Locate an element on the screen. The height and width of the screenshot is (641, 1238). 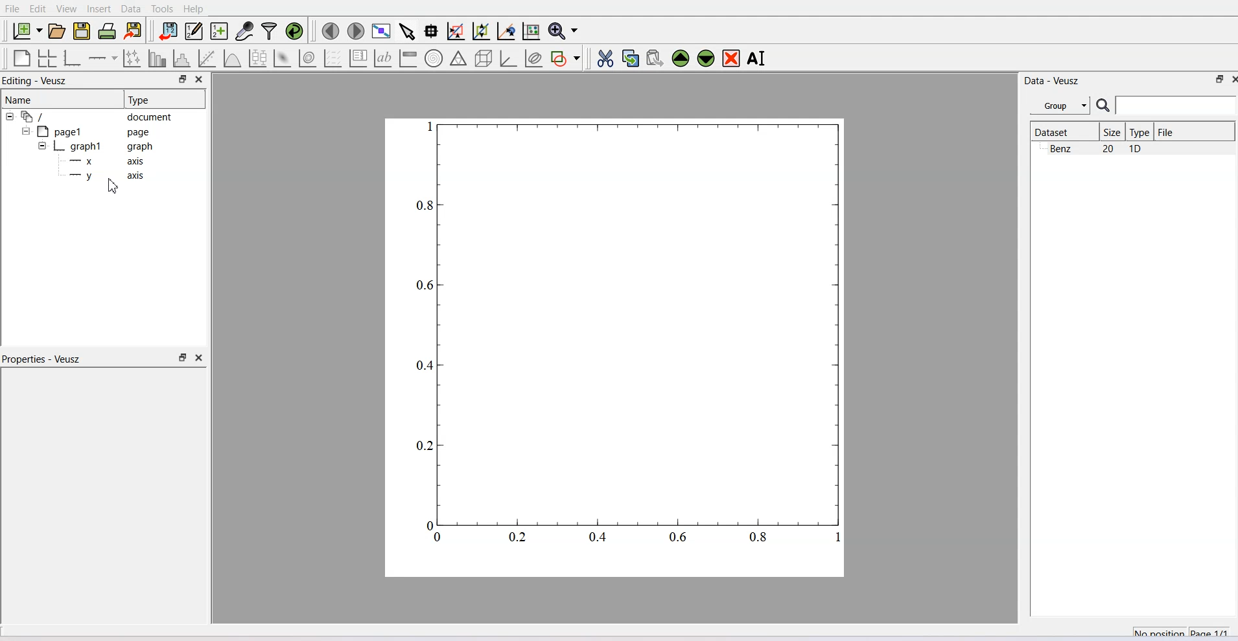
Filter Data is located at coordinates (270, 30).